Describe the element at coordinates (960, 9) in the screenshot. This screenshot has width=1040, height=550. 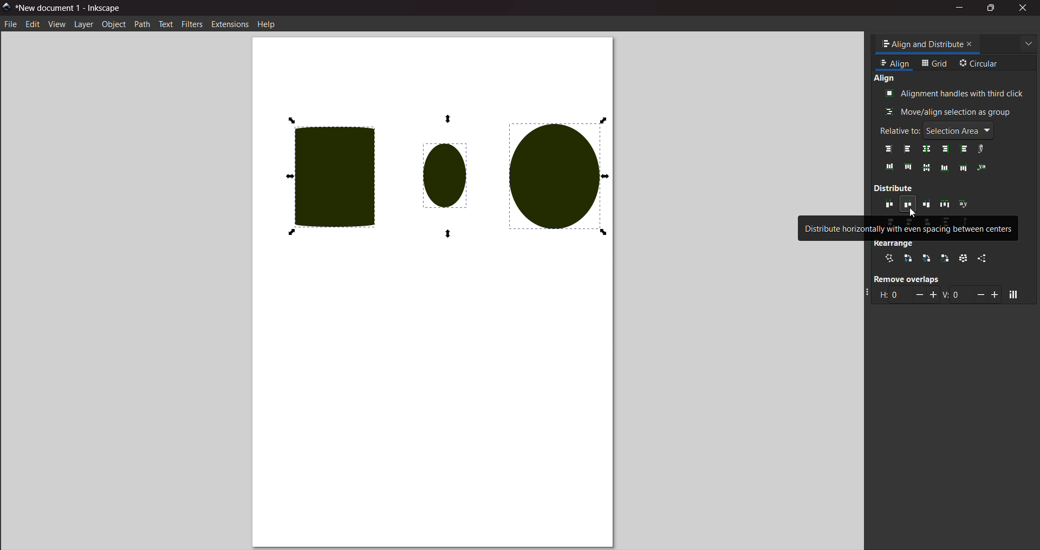
I see `minimize` at that location.